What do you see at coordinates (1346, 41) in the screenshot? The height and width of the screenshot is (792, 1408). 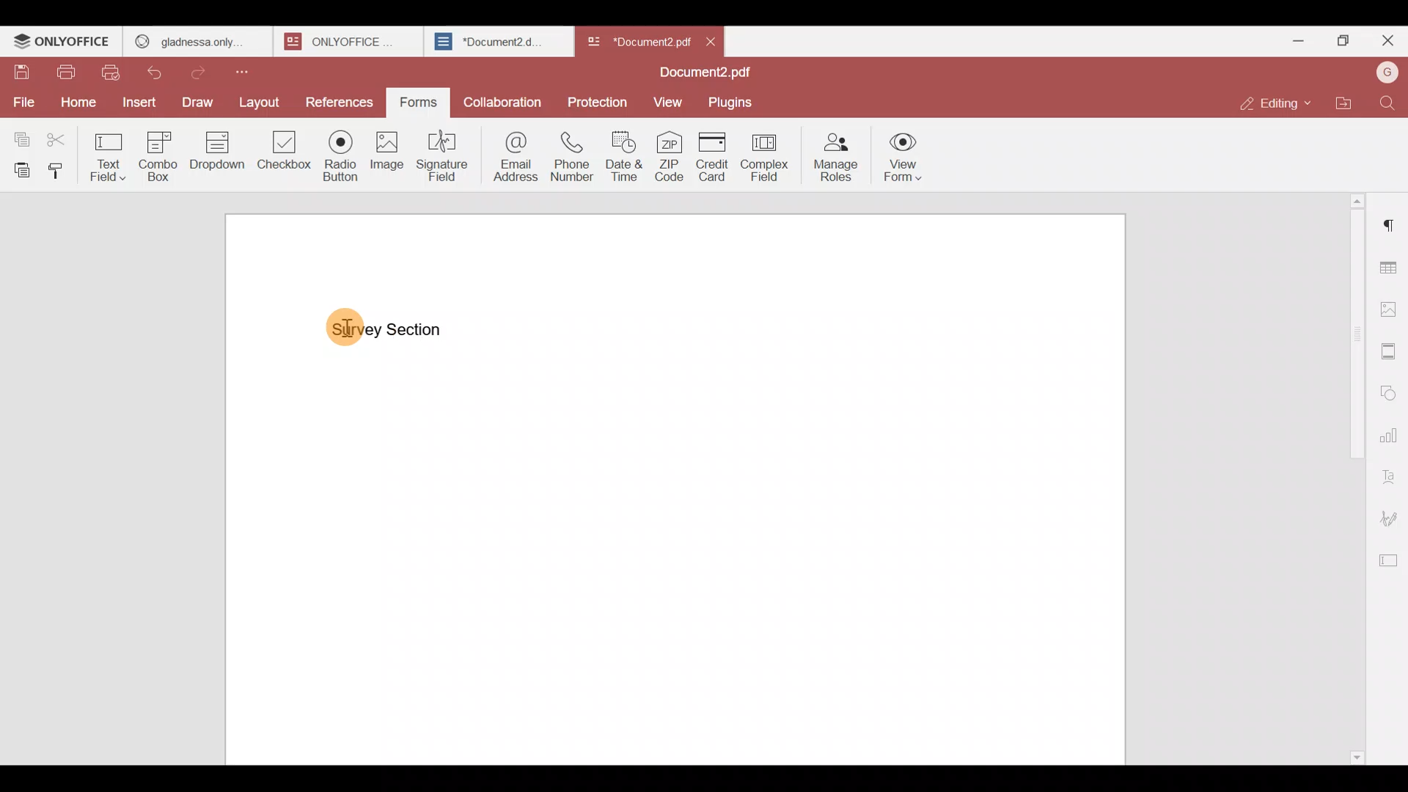 I see `Maximize` at bounding box center [1346, 41].